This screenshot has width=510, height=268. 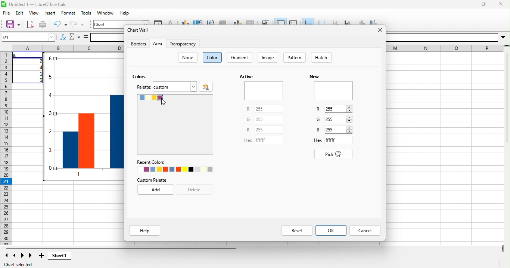 I want to click on last sheet, so click(x=31, y=255).